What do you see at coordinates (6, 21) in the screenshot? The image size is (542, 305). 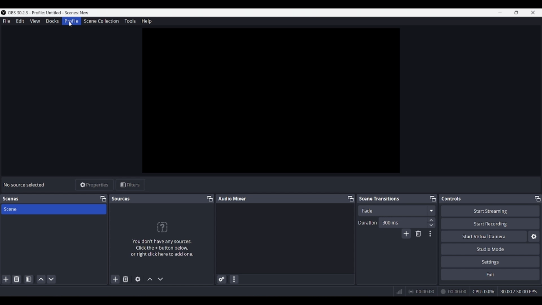 I see `File menu` at bounding box center [6, 21].